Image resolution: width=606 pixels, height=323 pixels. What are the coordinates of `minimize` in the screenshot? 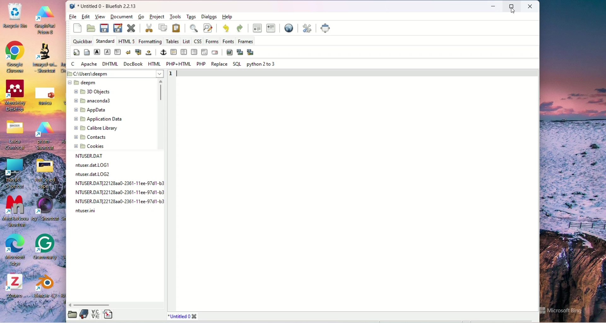 It's located at (493, 7).